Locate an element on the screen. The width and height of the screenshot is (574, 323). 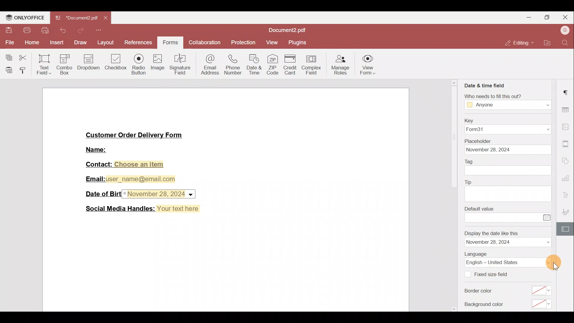
Placeholder is located at coordinates (478, 141).